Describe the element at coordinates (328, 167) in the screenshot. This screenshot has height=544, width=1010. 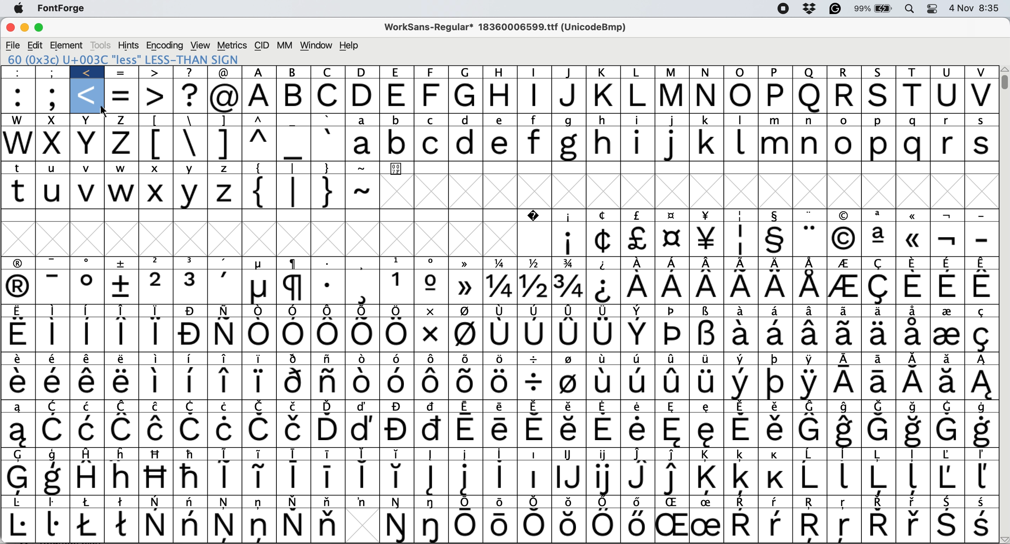
I see `}` at that location.